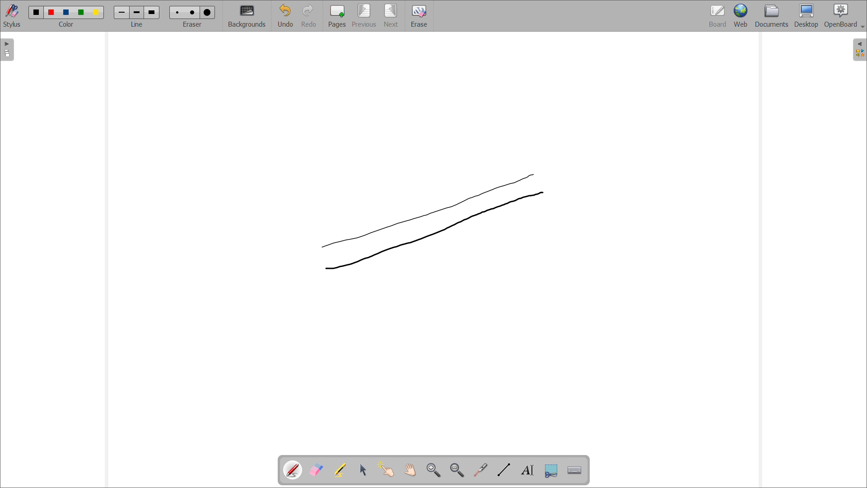 This screenshot has width=867, height=488. I want to click on select color, so click(65, 24).